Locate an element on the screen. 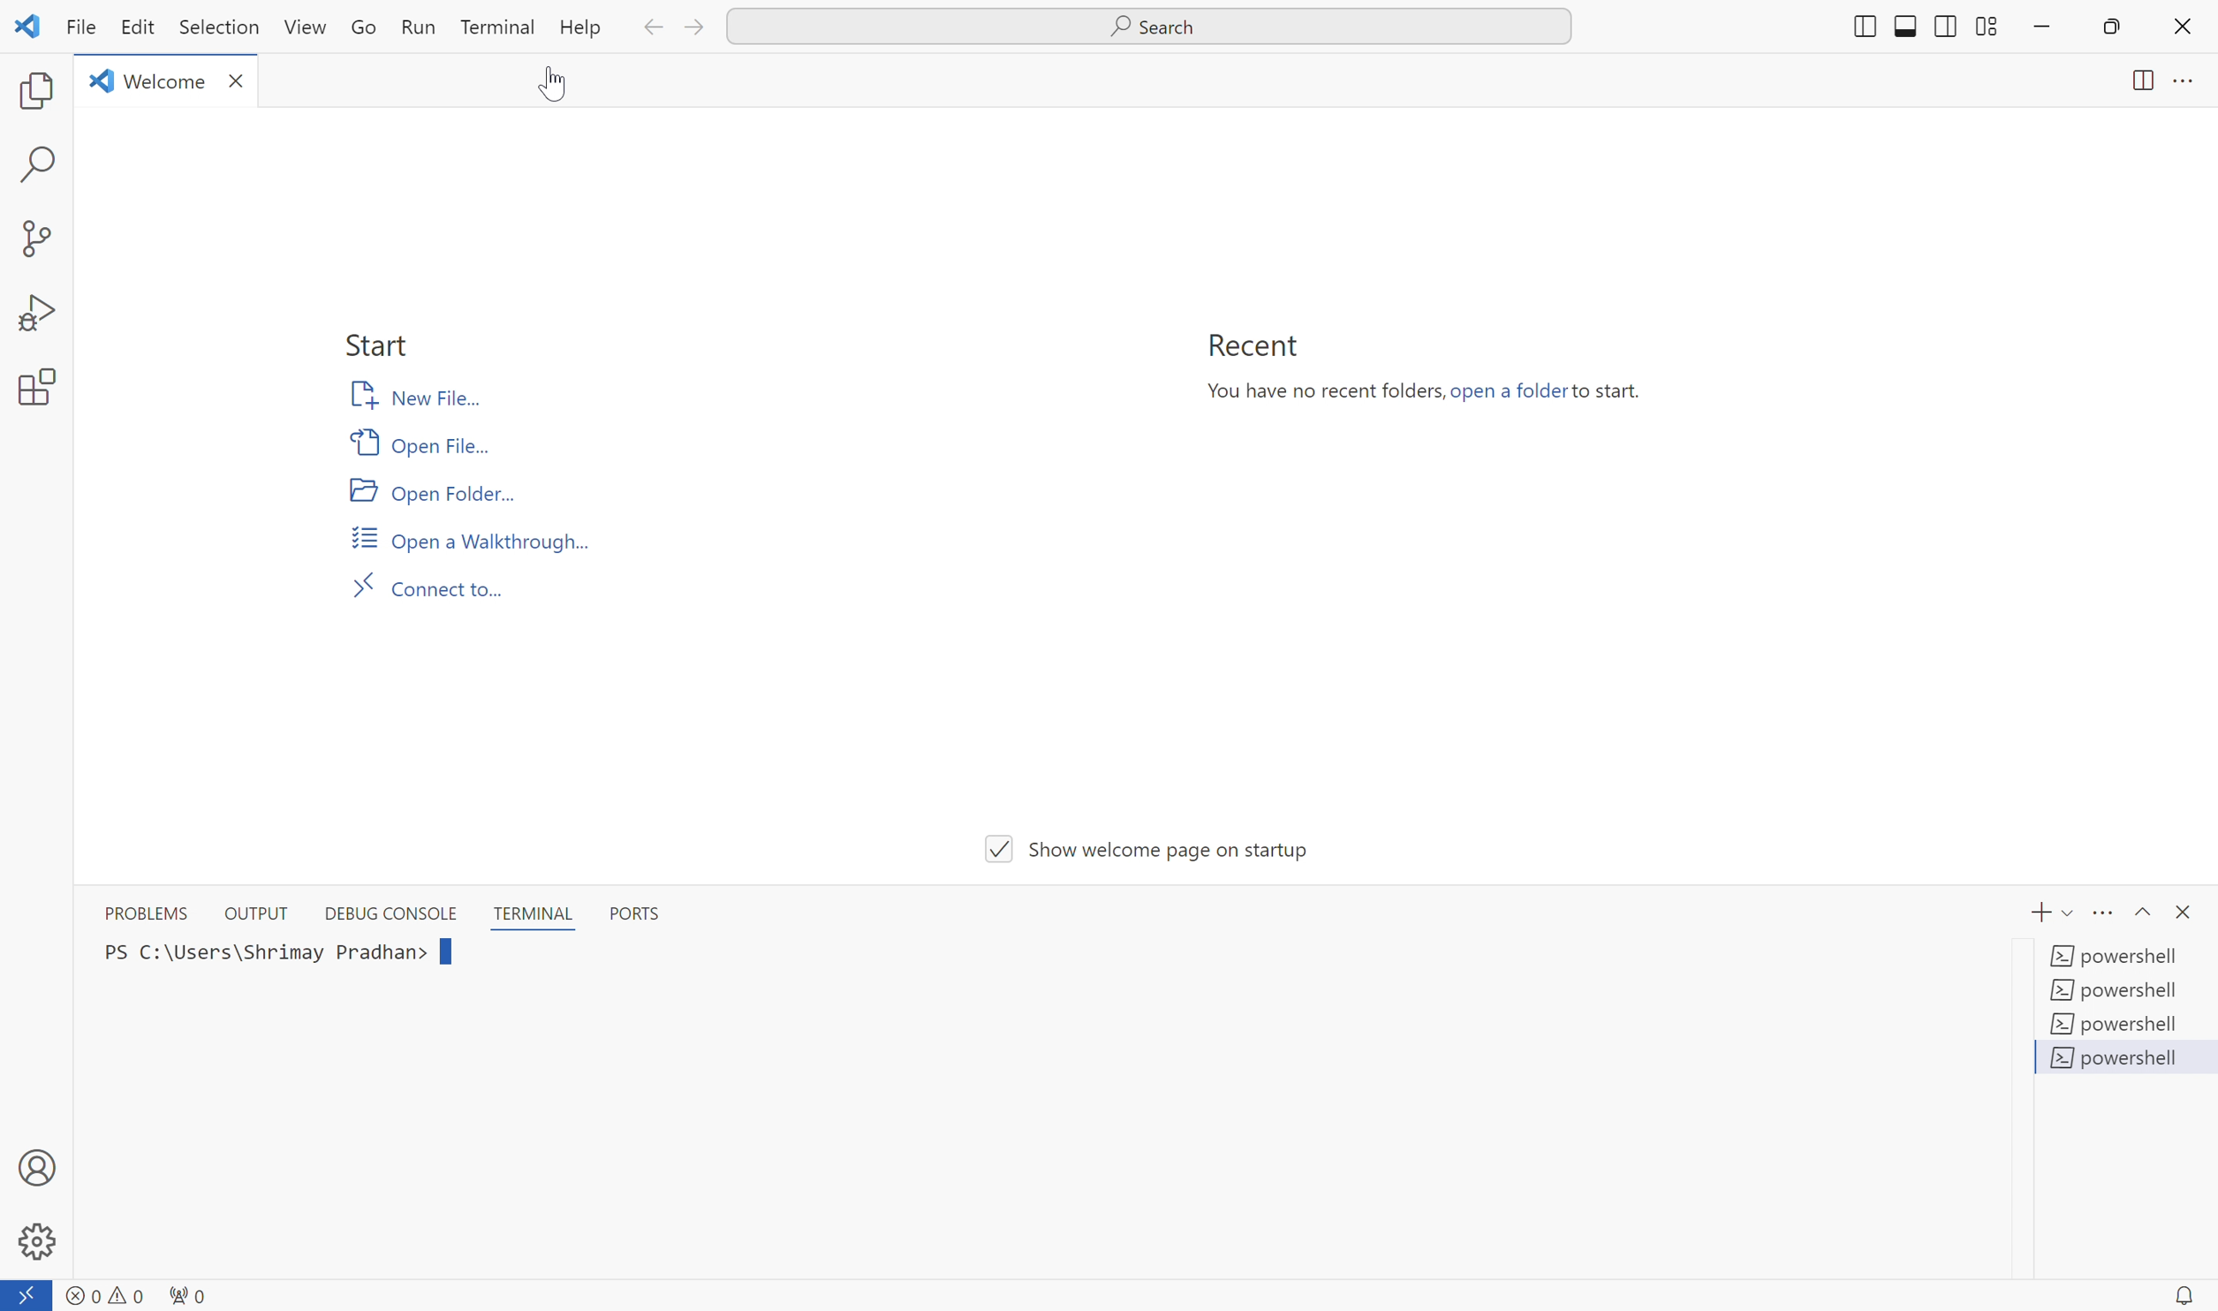  Vv Show welcome page on startup is located at coordinates (1154, 1236).